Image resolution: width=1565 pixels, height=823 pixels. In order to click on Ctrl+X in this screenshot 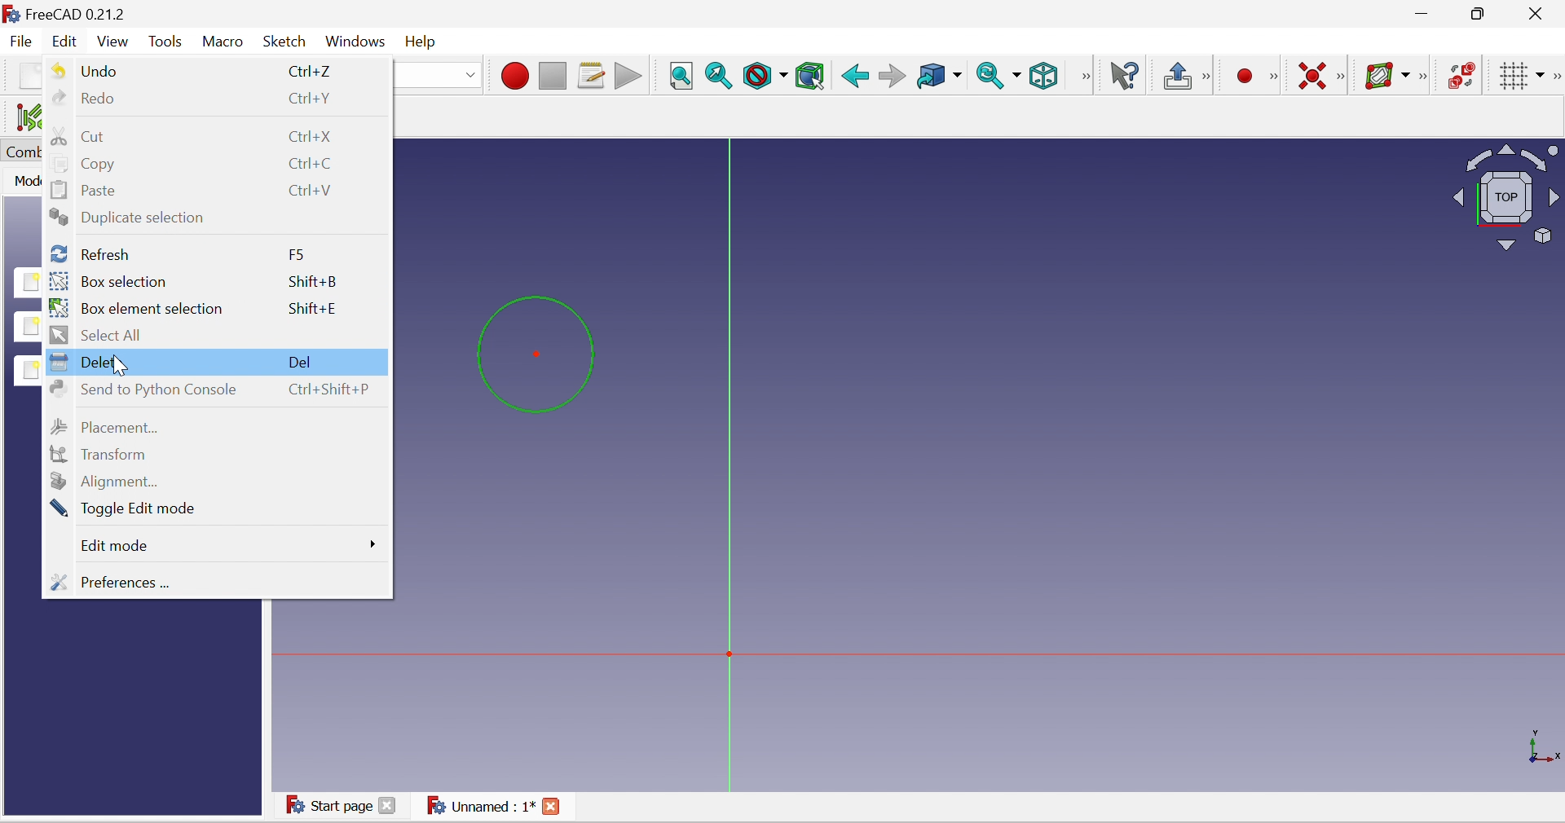, I will do `click(311, 136)`.